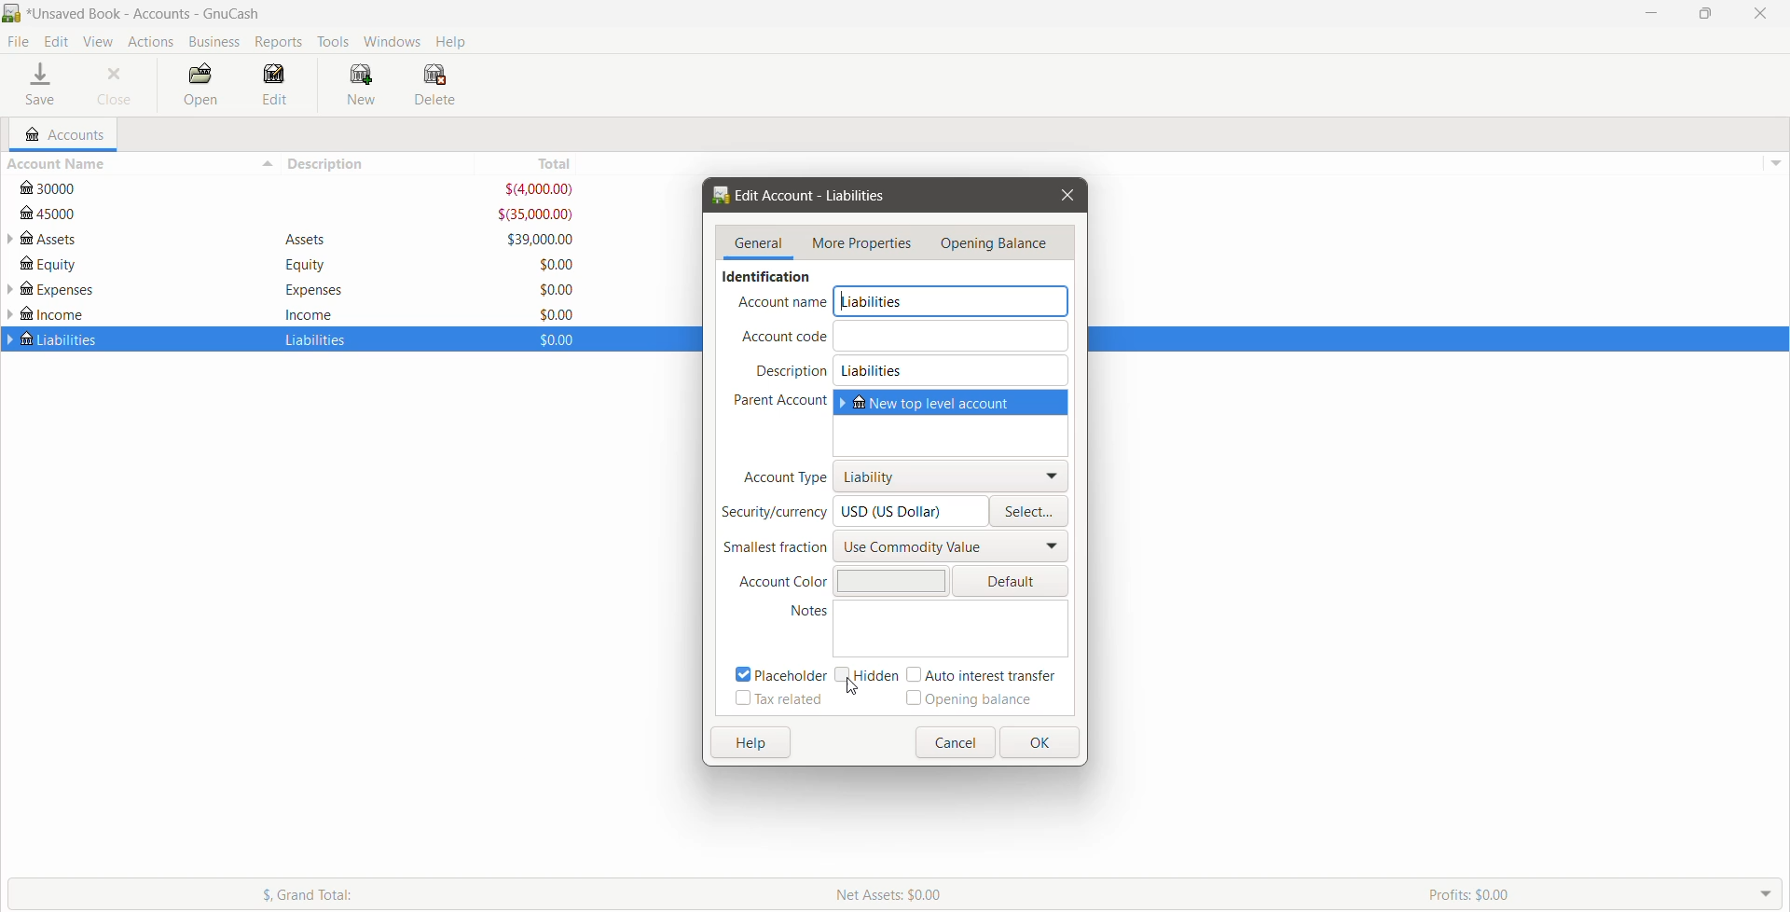 The width and height of the screenshot is (1790, 912). I want to click on Edit Account - Liabilities, so click(806, 196).